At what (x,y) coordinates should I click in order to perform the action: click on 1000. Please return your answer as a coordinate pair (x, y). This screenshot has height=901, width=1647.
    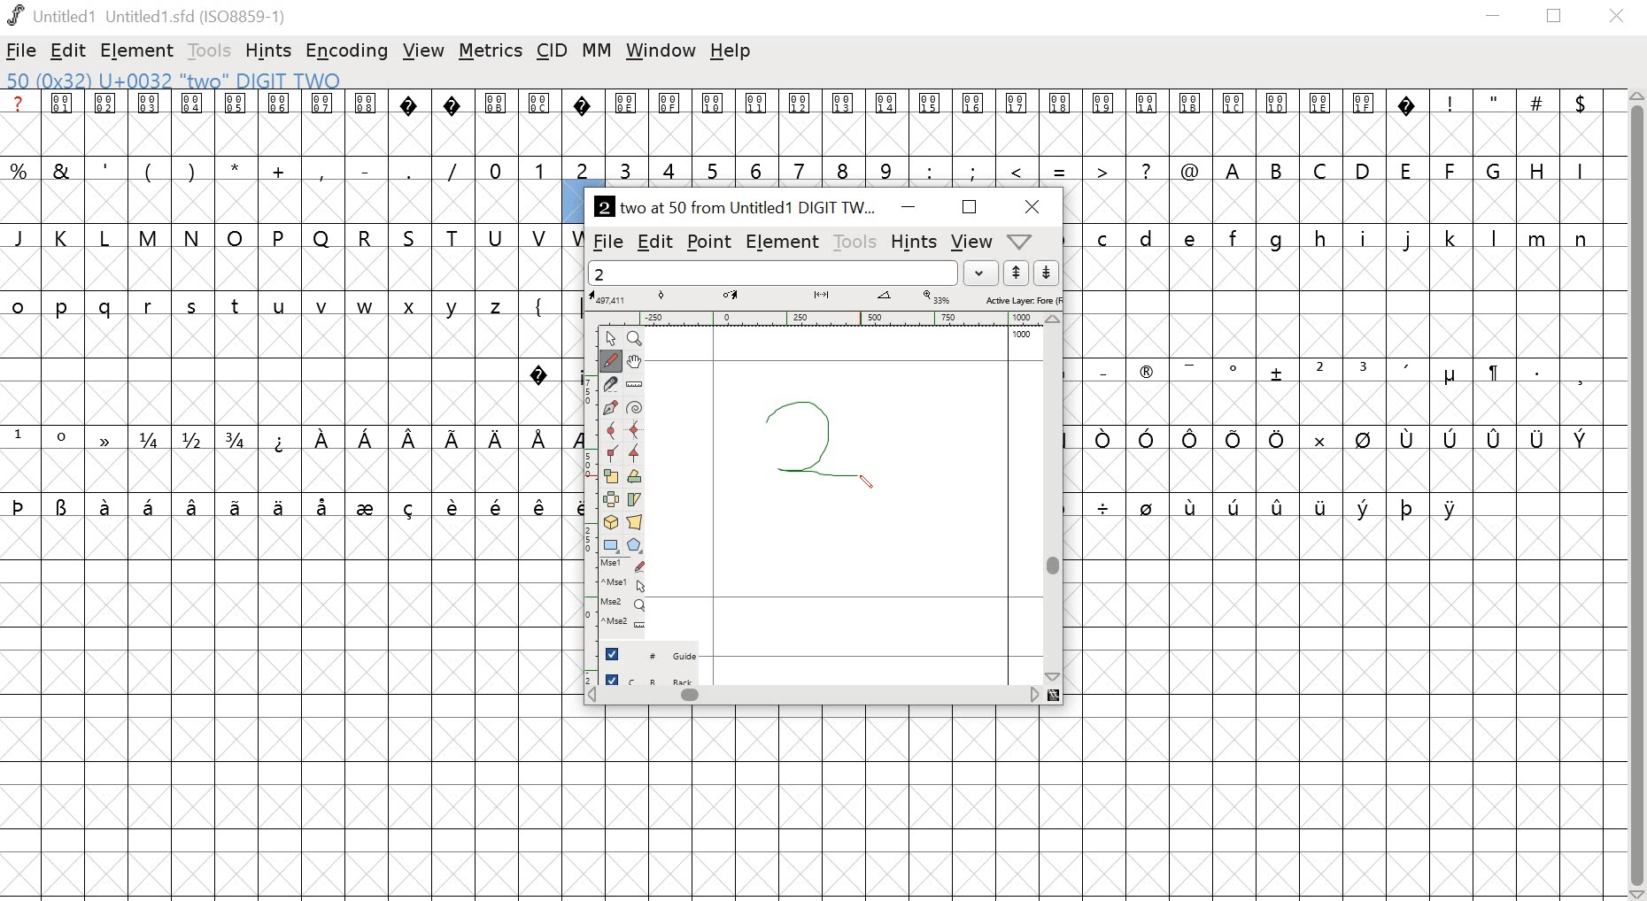
    Looking at the image, I should click on (1022, 337).